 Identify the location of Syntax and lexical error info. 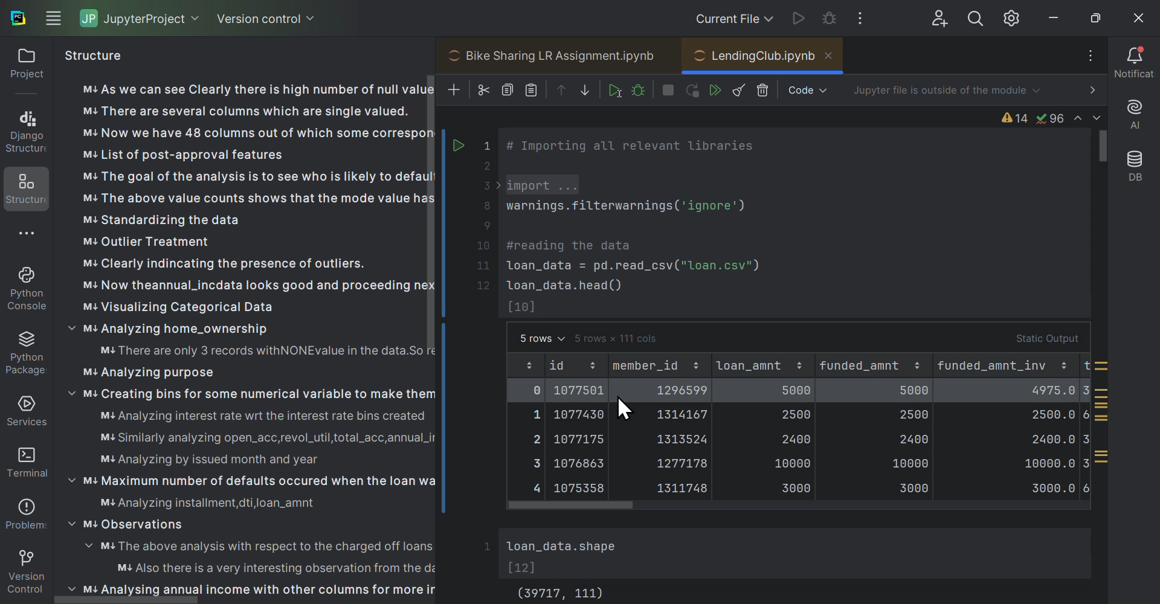
(1048, 117).